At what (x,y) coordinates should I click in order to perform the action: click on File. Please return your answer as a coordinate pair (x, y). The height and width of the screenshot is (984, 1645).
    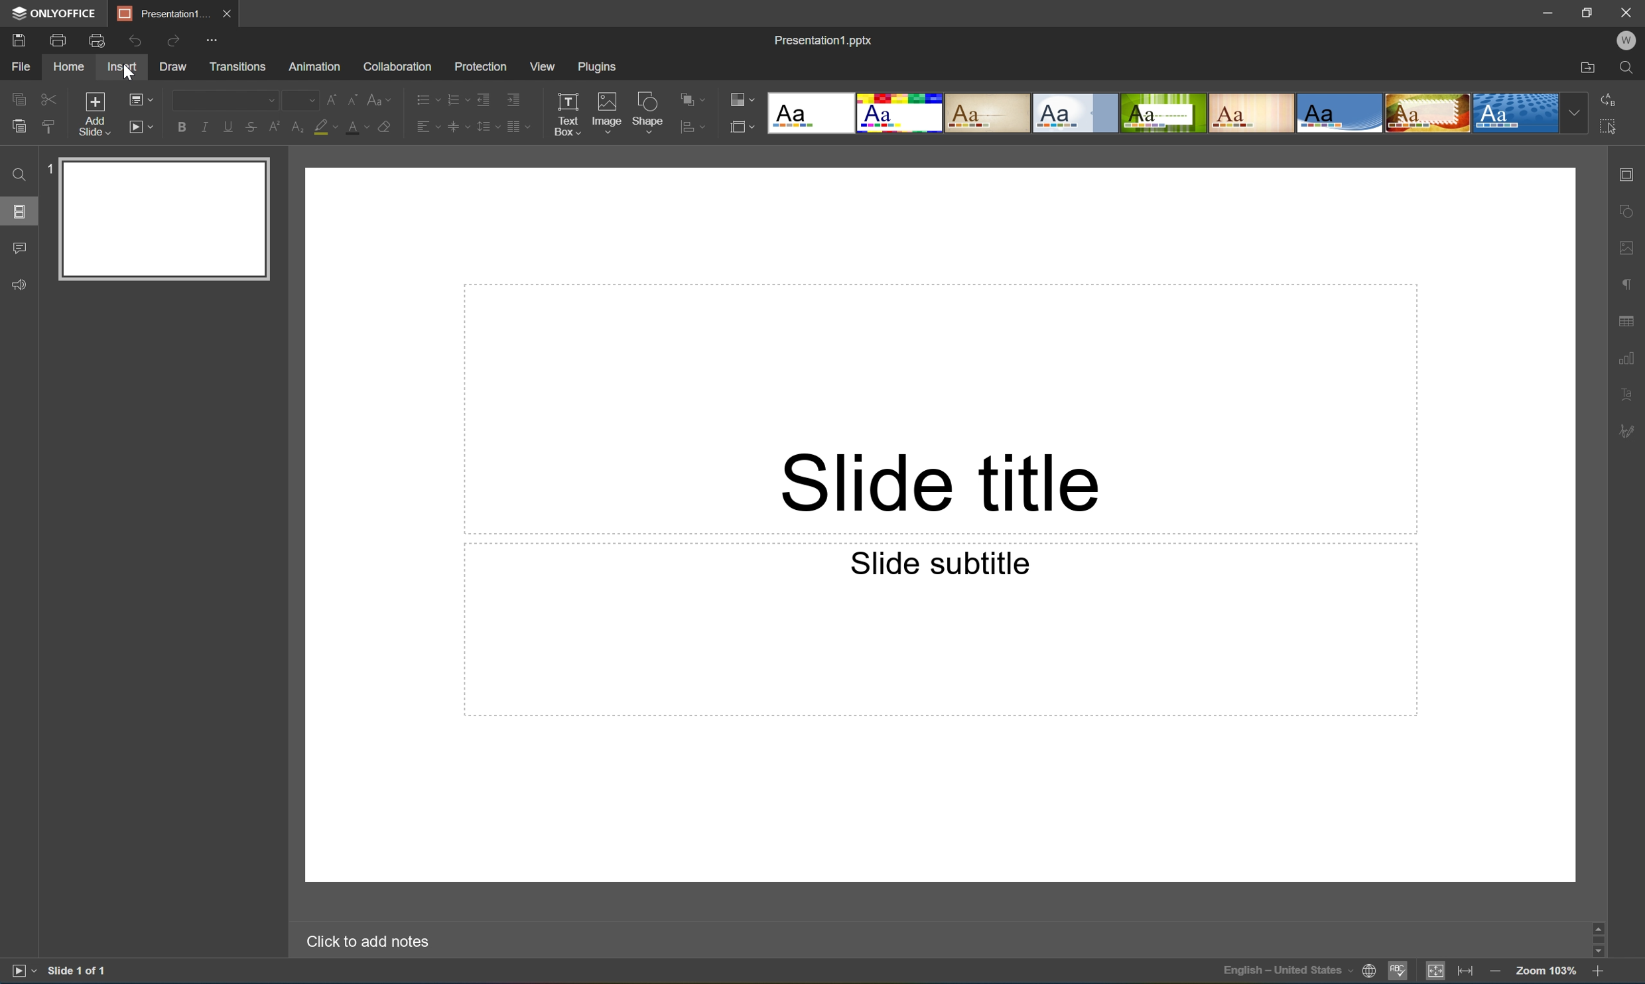
    Looking at the image, I should click on (21, 66).